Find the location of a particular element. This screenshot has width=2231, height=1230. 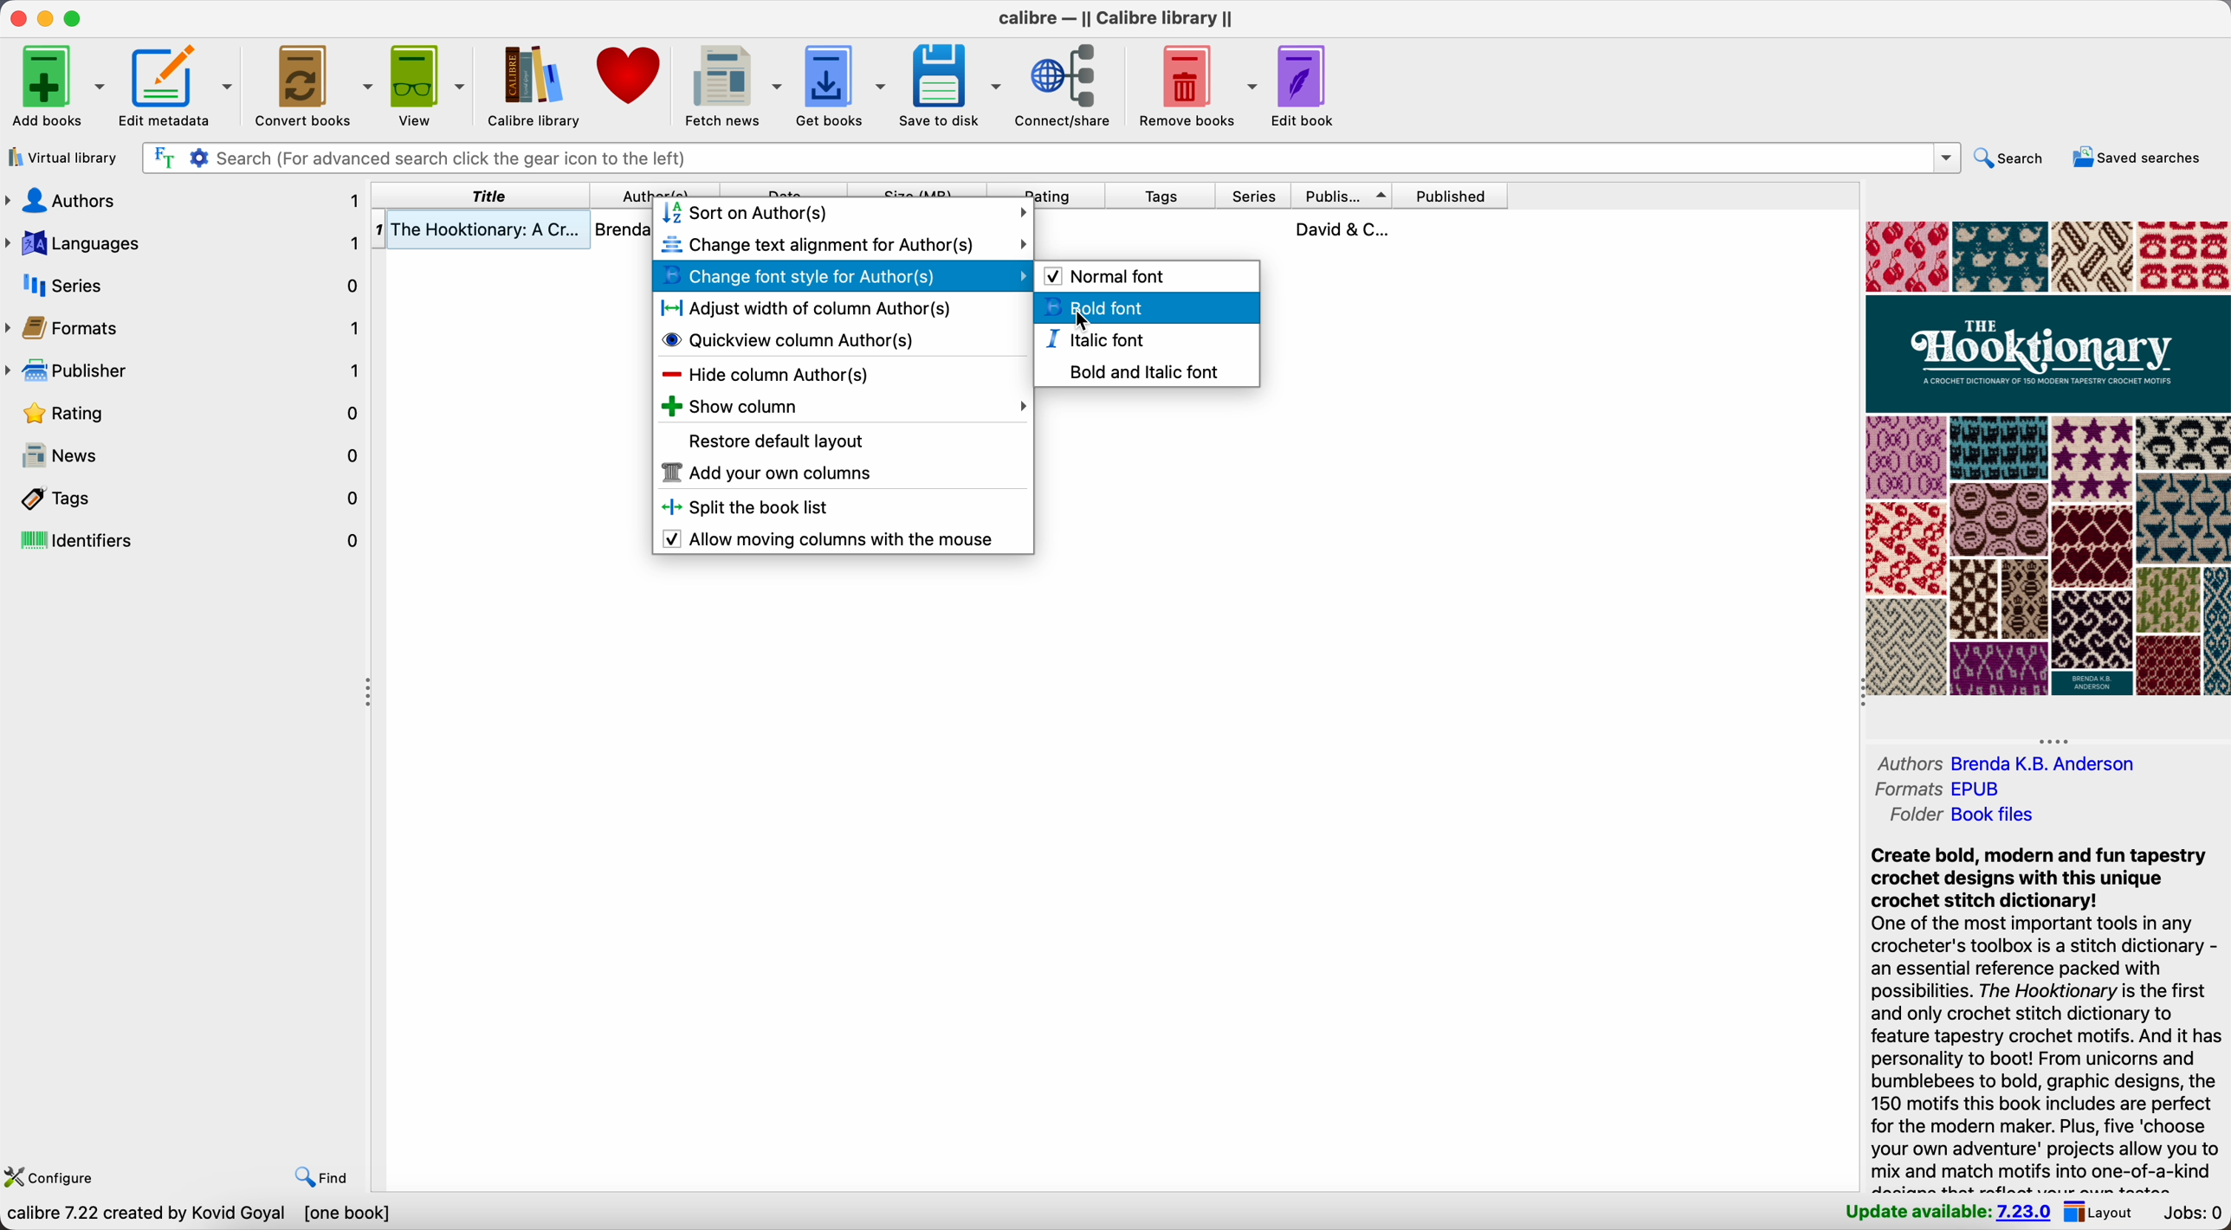

Calibre library is located at coordinates (532, 84).